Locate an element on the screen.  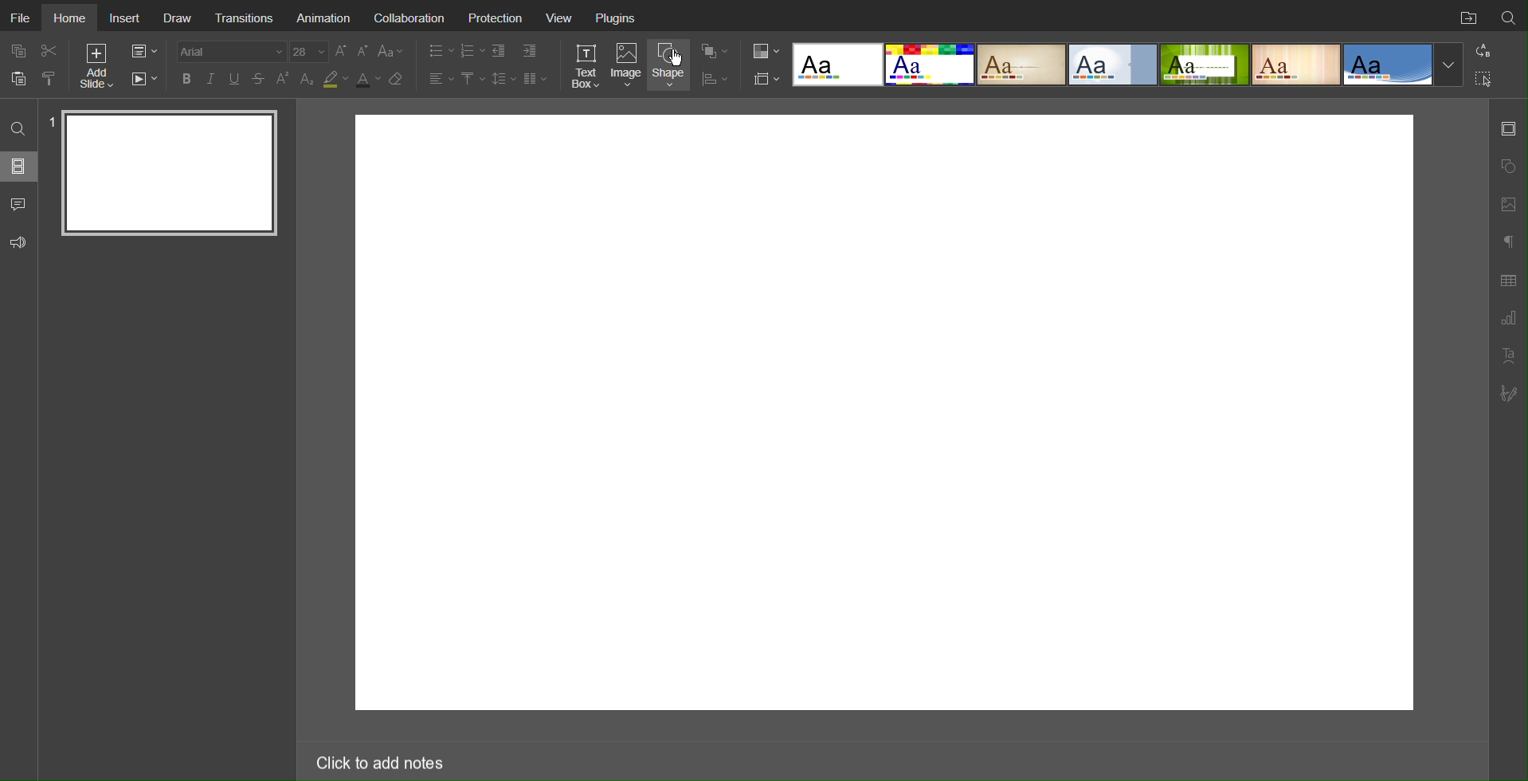
Cut is located at coordinates (51, 50).